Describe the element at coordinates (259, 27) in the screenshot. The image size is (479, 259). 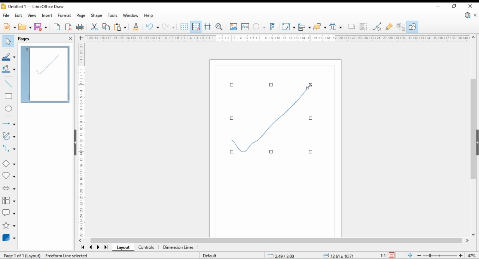
I see `insert special character` at that location.